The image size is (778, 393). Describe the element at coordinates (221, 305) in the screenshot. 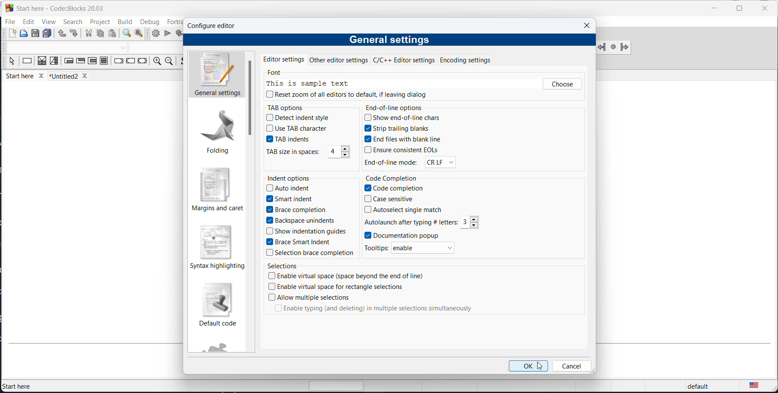

I see `default code ` at that location.